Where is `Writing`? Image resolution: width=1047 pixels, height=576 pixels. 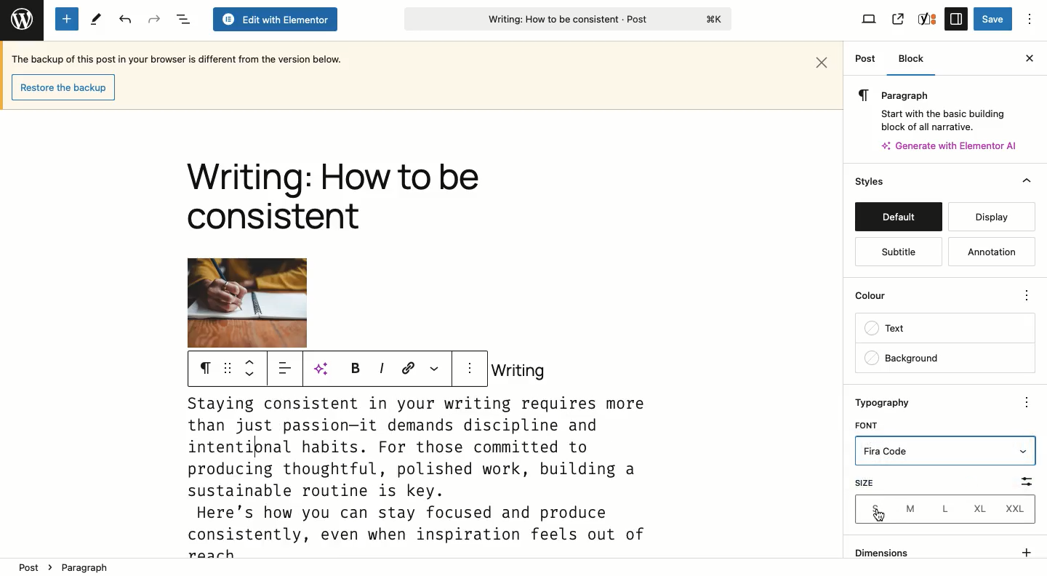 Writing is located at coordinates (518, 370).